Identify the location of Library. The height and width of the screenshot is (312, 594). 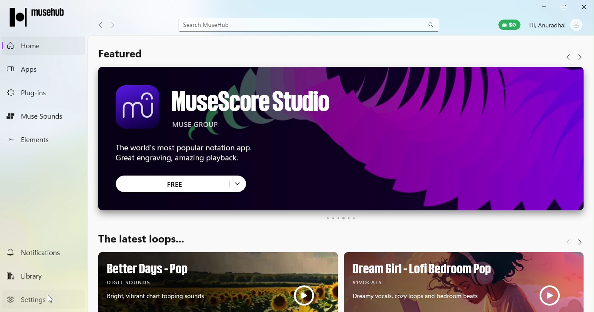
(45, 275).